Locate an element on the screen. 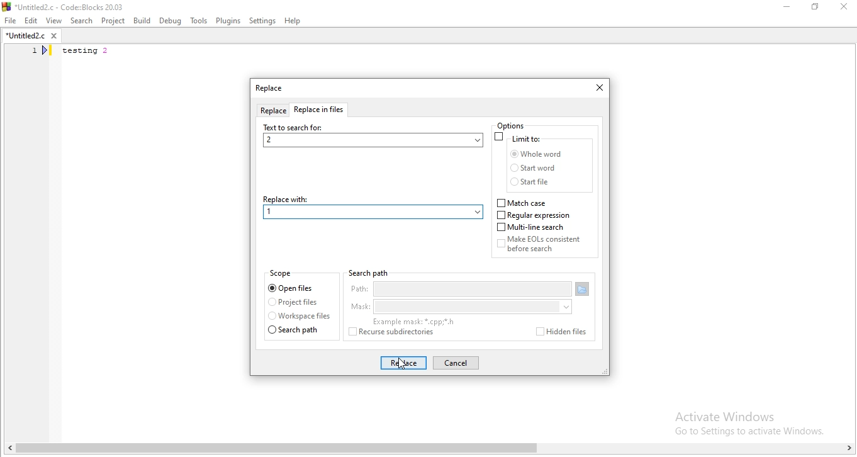 This screenshot has width=857, height=457. 2 is located at coordinates (372, 140).